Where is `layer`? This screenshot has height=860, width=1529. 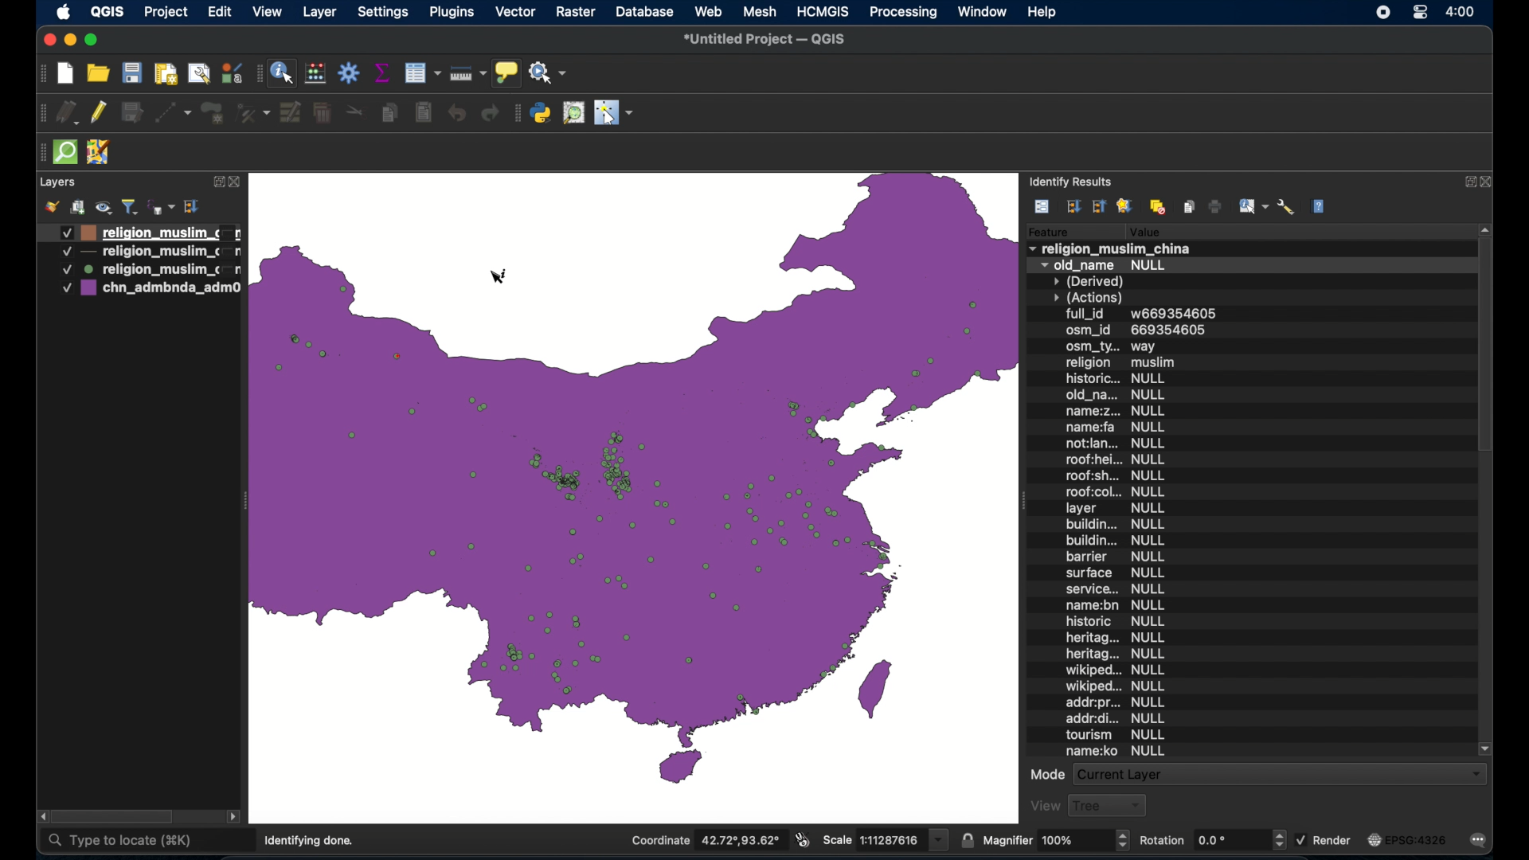
layer is located at coordinates (1113, 508).